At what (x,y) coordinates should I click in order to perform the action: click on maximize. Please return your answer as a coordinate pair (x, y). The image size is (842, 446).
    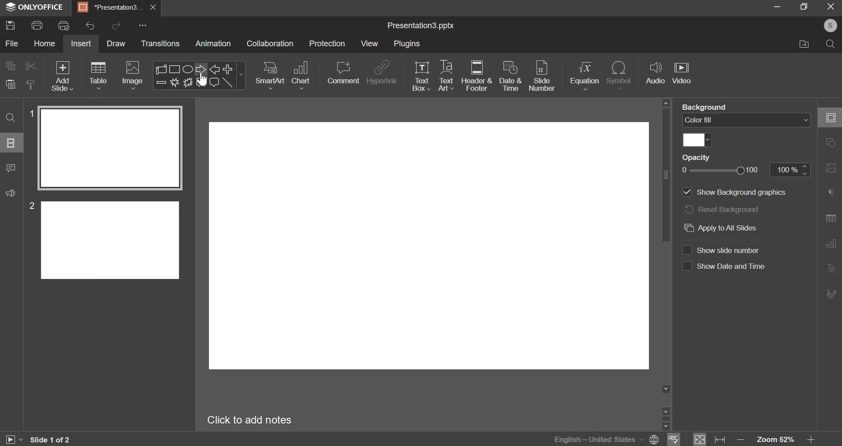
    Looking at the image, I should click on (805, 6).